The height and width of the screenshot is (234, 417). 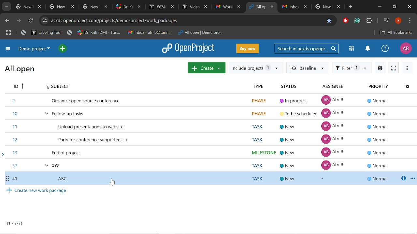 I want to click on Refresh, so click(x=30, y=21).